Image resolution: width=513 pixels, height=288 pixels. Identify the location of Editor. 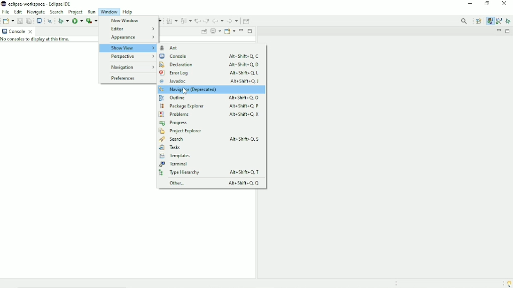
(132, 29).